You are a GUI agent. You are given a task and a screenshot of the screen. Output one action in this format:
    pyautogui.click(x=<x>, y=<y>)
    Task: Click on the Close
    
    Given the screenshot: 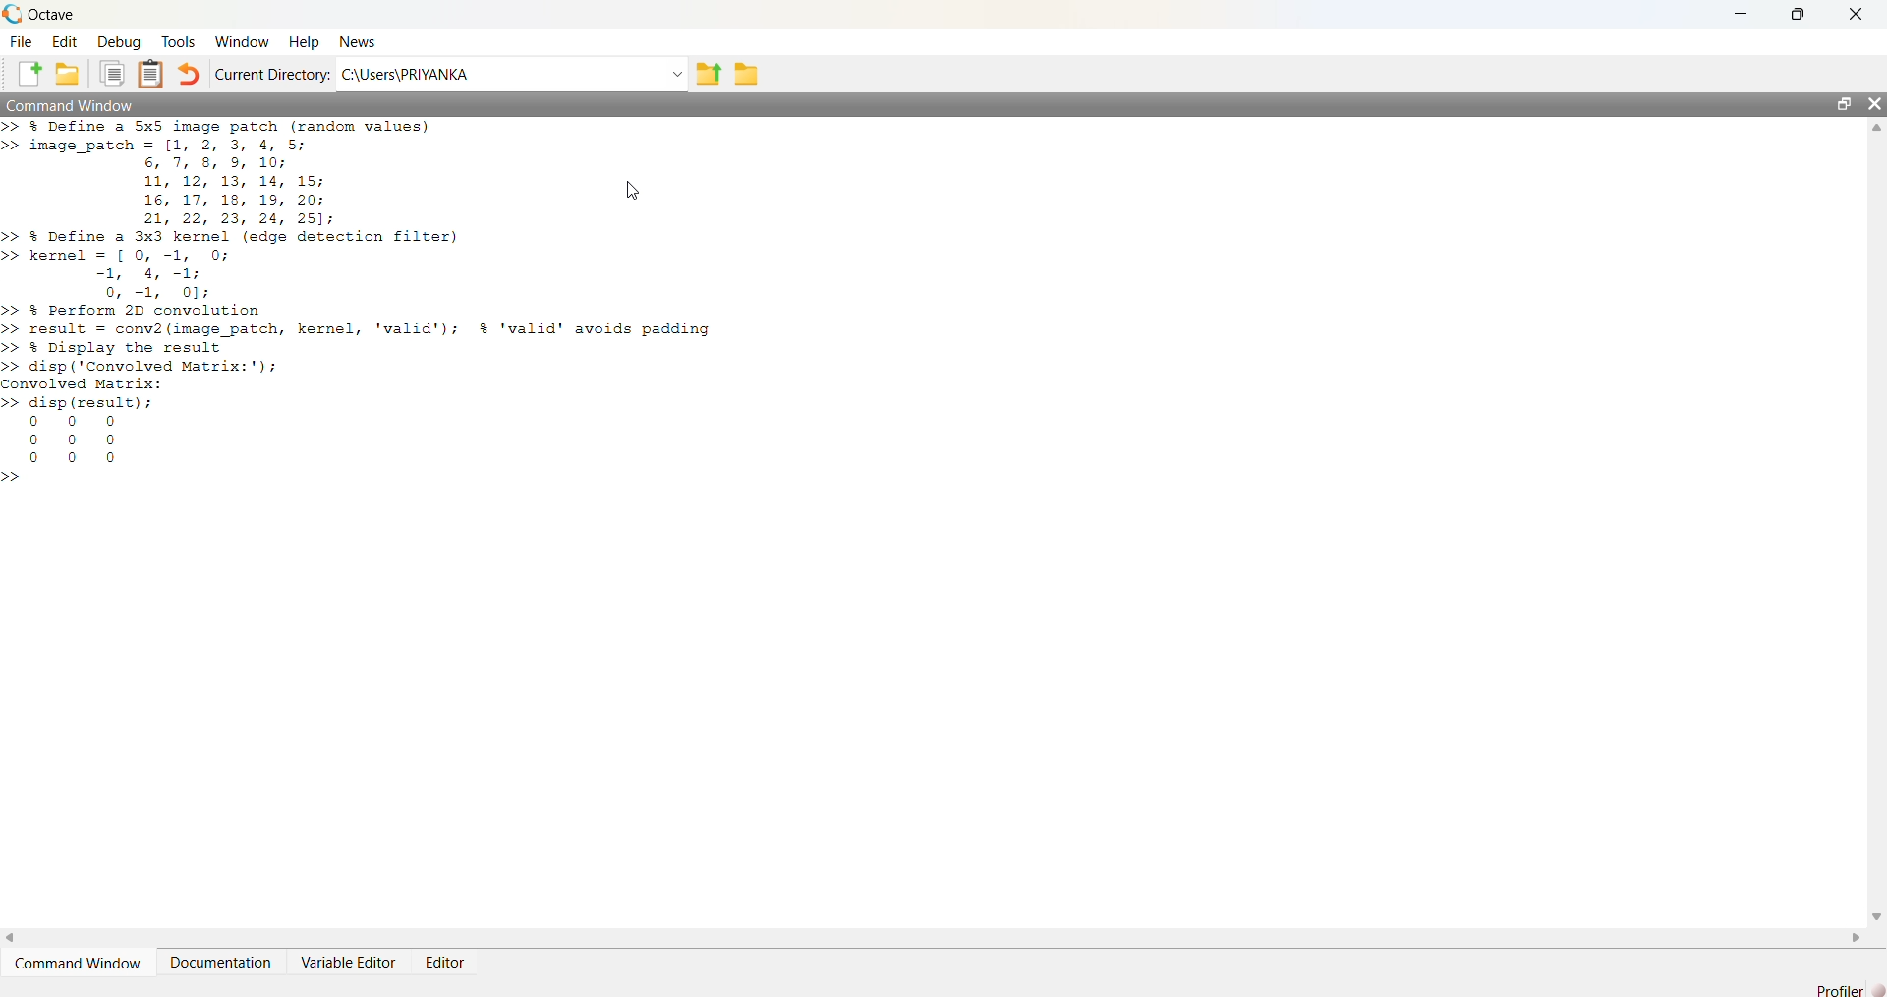 What is the action you would take?
    pyautogui.click(x=1857, y=17)
    